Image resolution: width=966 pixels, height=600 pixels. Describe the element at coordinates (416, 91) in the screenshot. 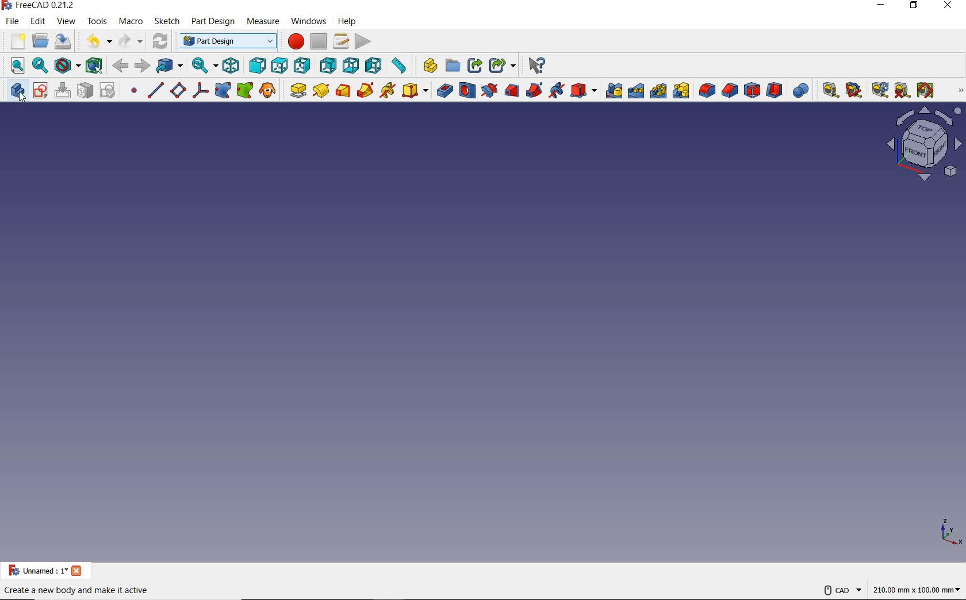

I see `CREATE AN ADDITIVE PRIMITIVE` at that location.